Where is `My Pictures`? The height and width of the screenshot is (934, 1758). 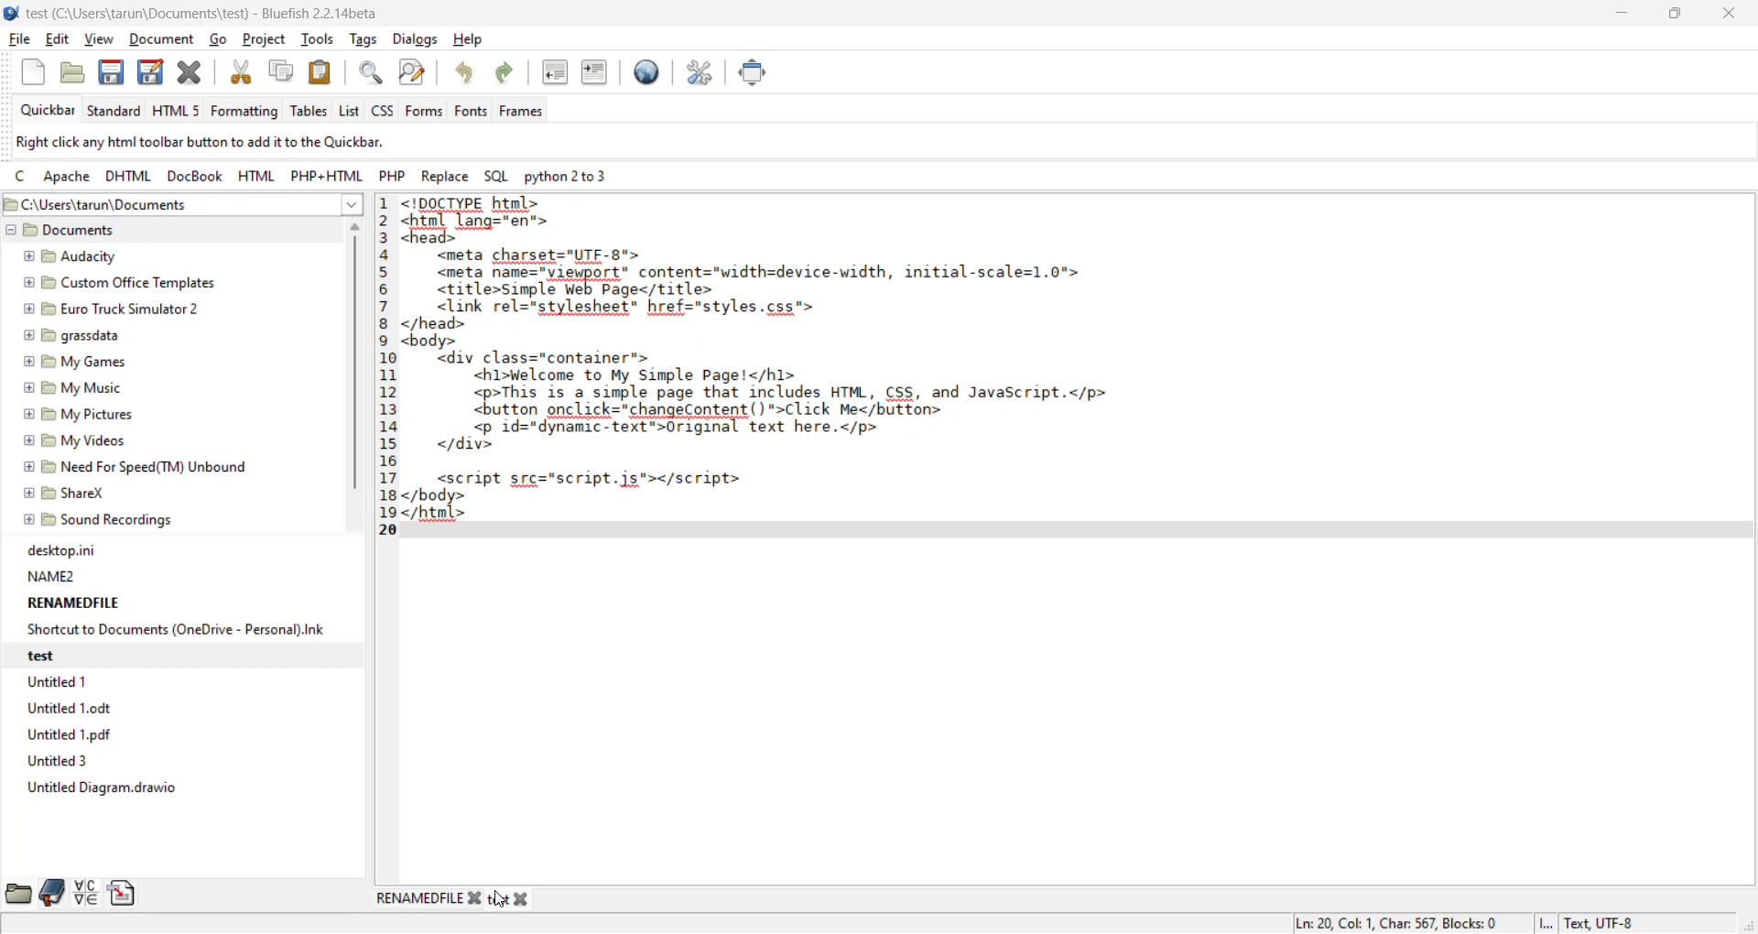 My Pictures is located at coordinates (75, 412).